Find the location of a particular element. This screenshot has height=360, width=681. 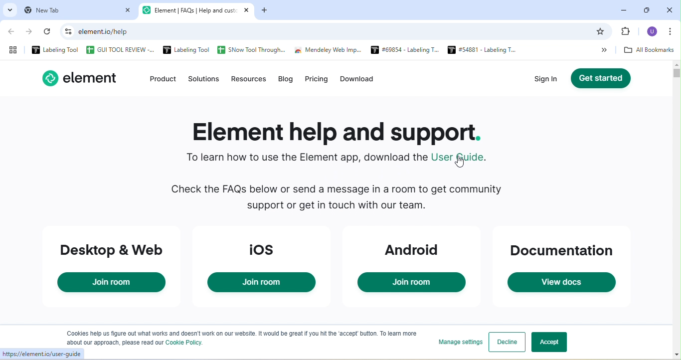

back is located at coordinates (13, 32).